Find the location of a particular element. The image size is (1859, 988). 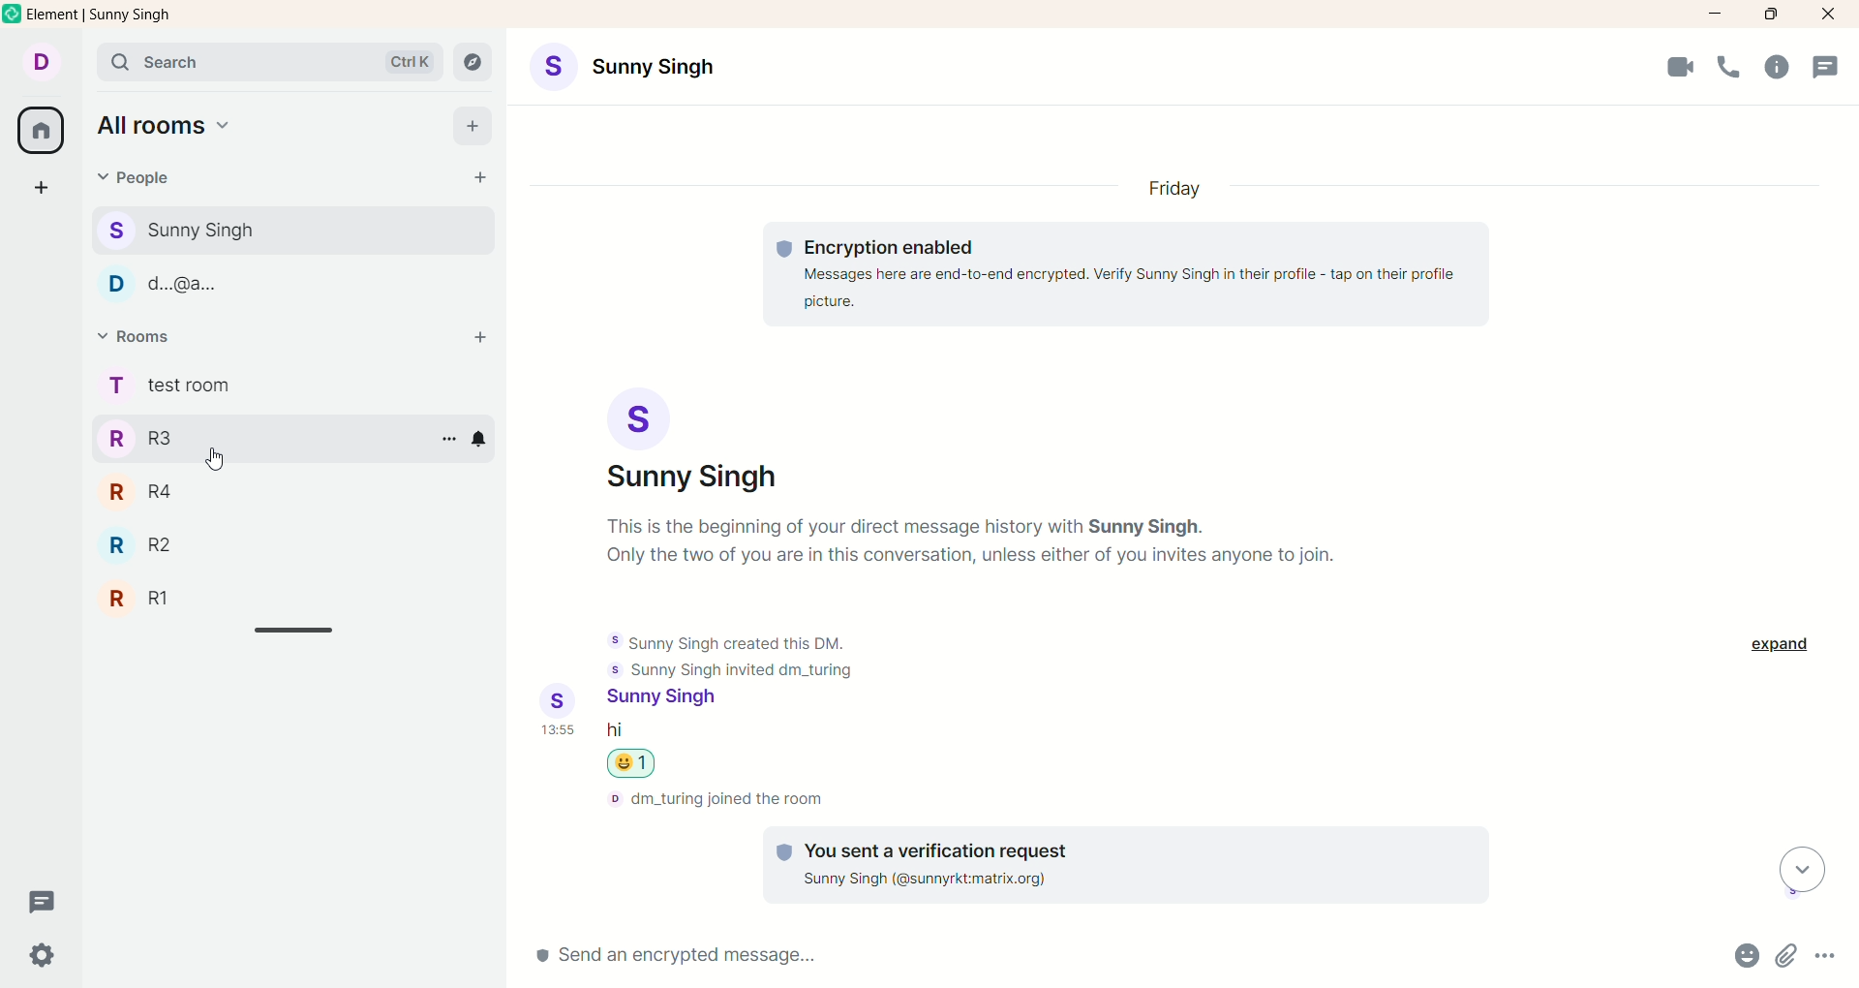

search is located at coordinates (269, 64).